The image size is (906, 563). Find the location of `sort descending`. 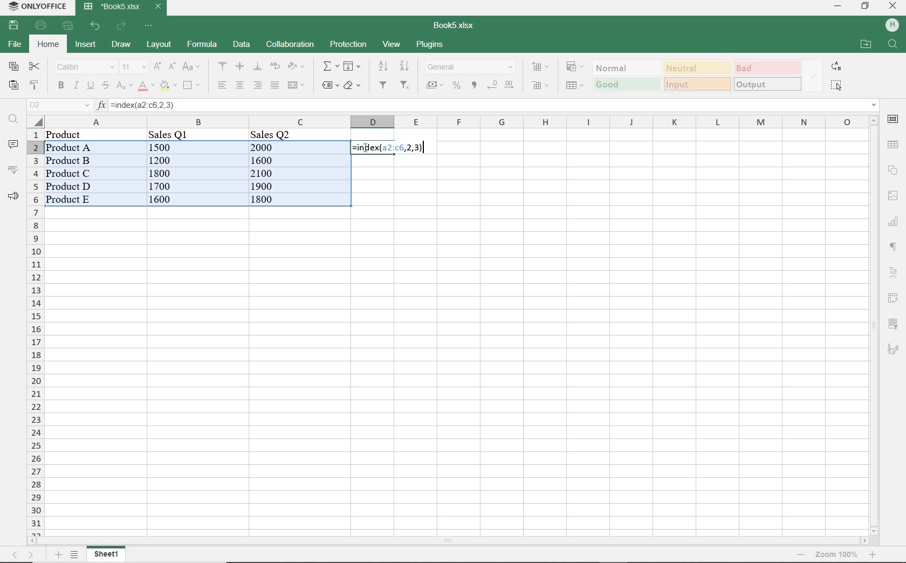

sort descending is located at coordinates (404, 66).